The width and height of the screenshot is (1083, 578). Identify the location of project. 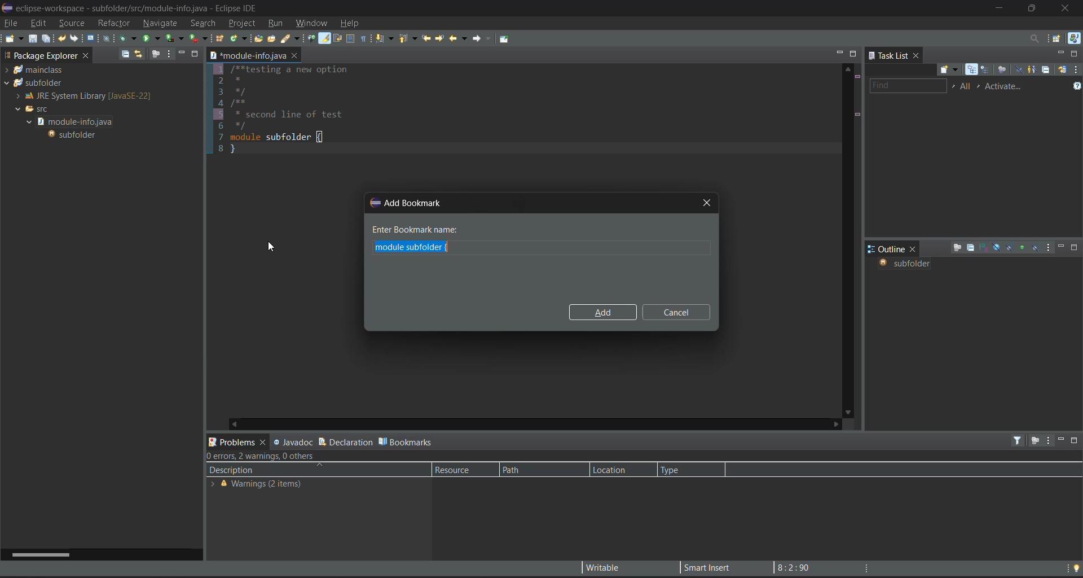
(241, 21).